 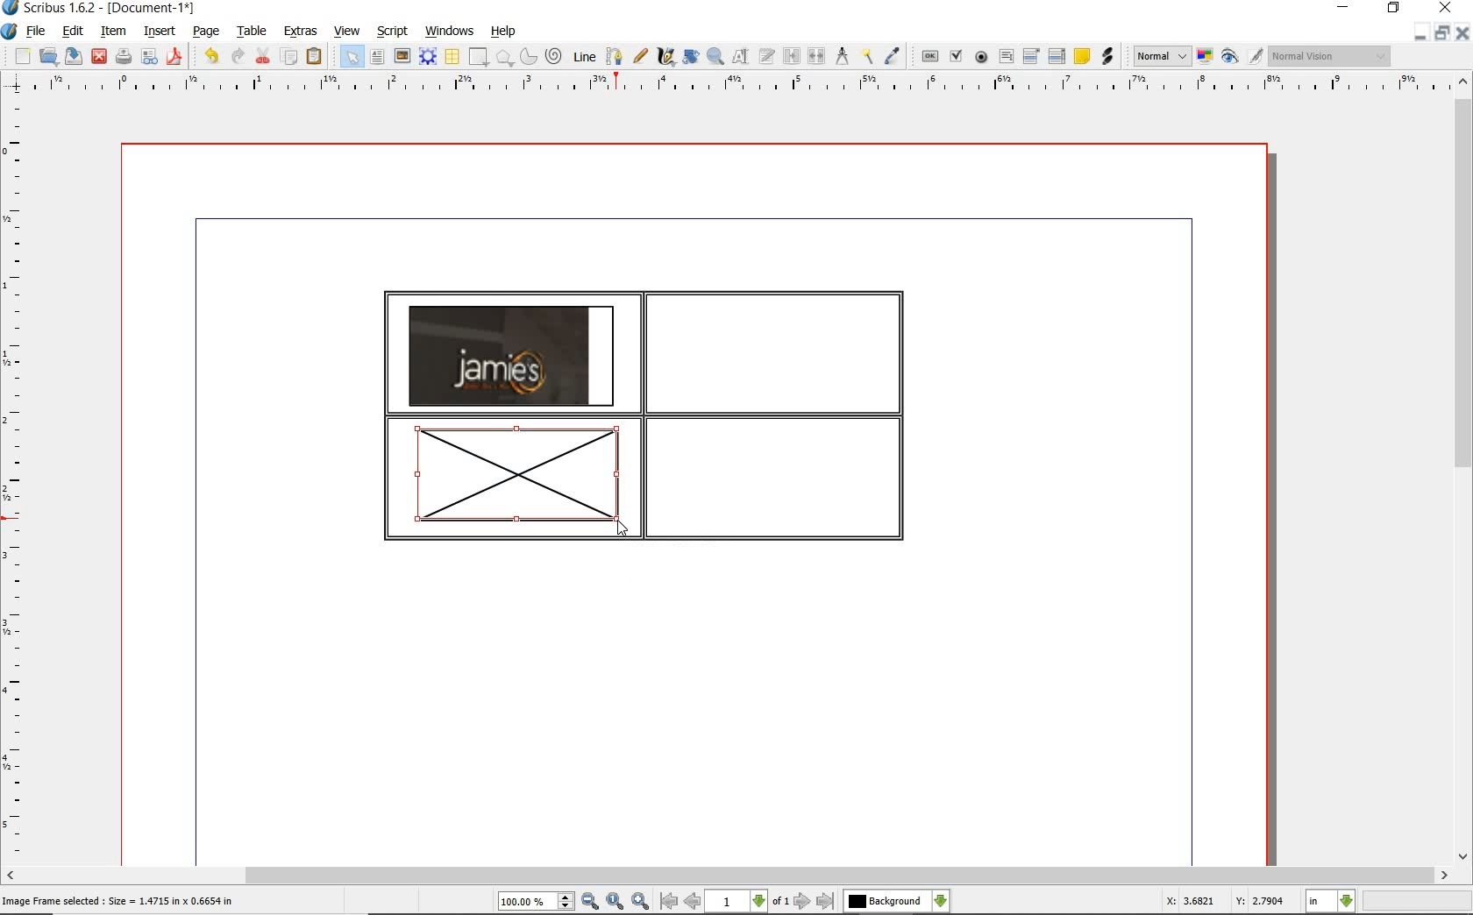 I want to click on text frame, so click(x=378, y=59).